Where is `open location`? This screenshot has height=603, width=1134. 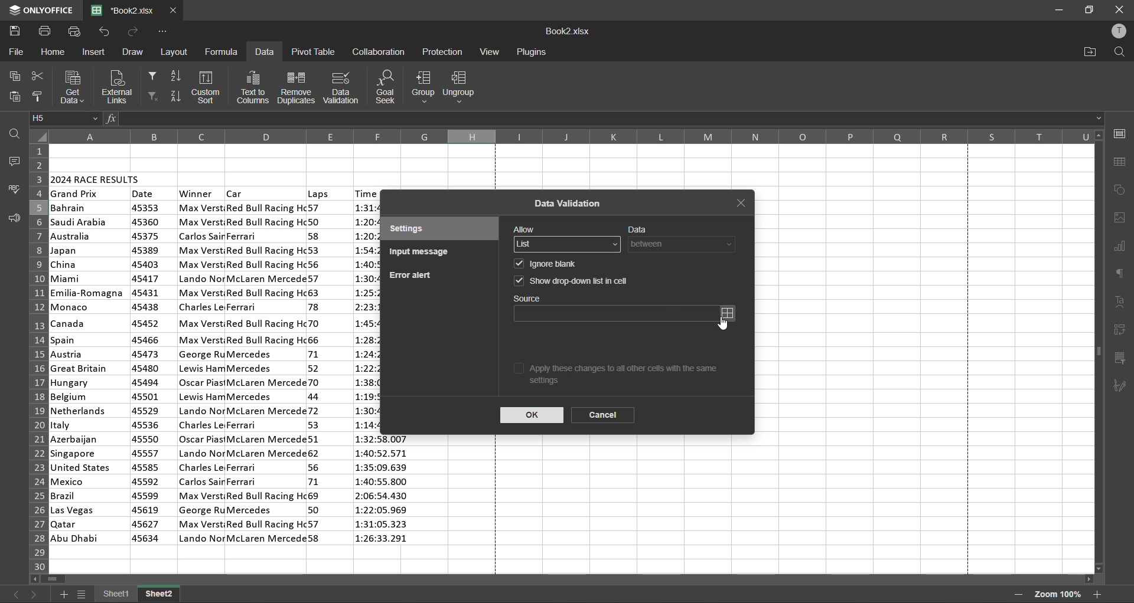
open location is located at coordinates (1090, 52).